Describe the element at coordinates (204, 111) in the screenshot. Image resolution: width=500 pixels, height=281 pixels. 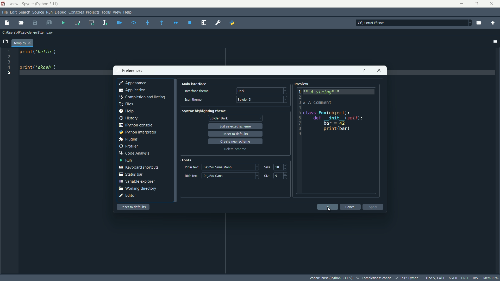
I see `syntax highlighting theme` at that location.